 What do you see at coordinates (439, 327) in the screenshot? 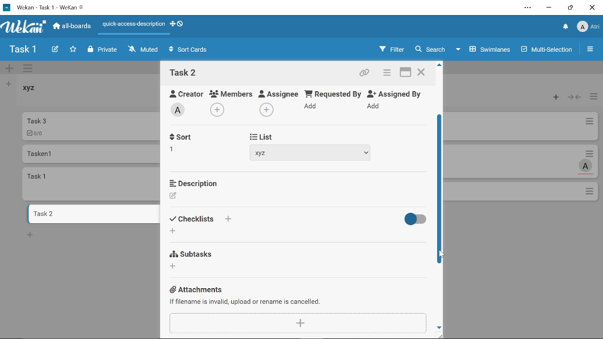
I see `move down` at bounding box center [439, 327].